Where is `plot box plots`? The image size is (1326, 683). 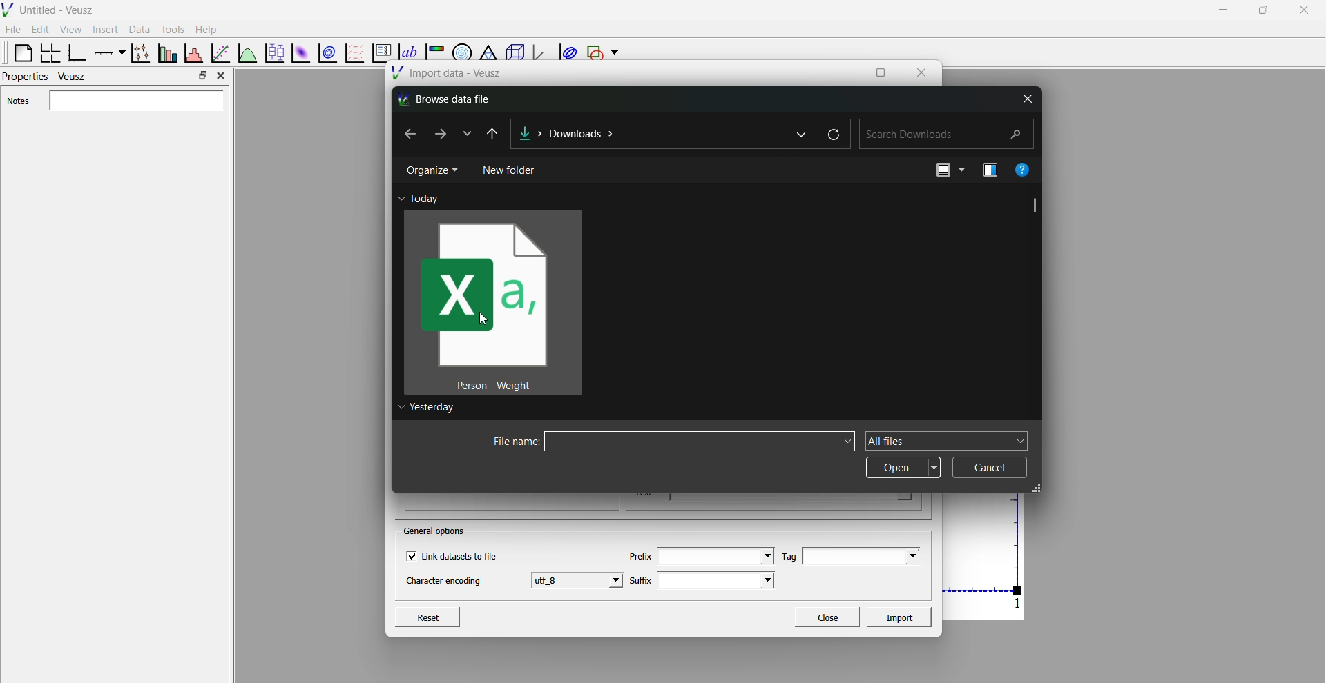 plot box plots is located at coordinates (273, 53).